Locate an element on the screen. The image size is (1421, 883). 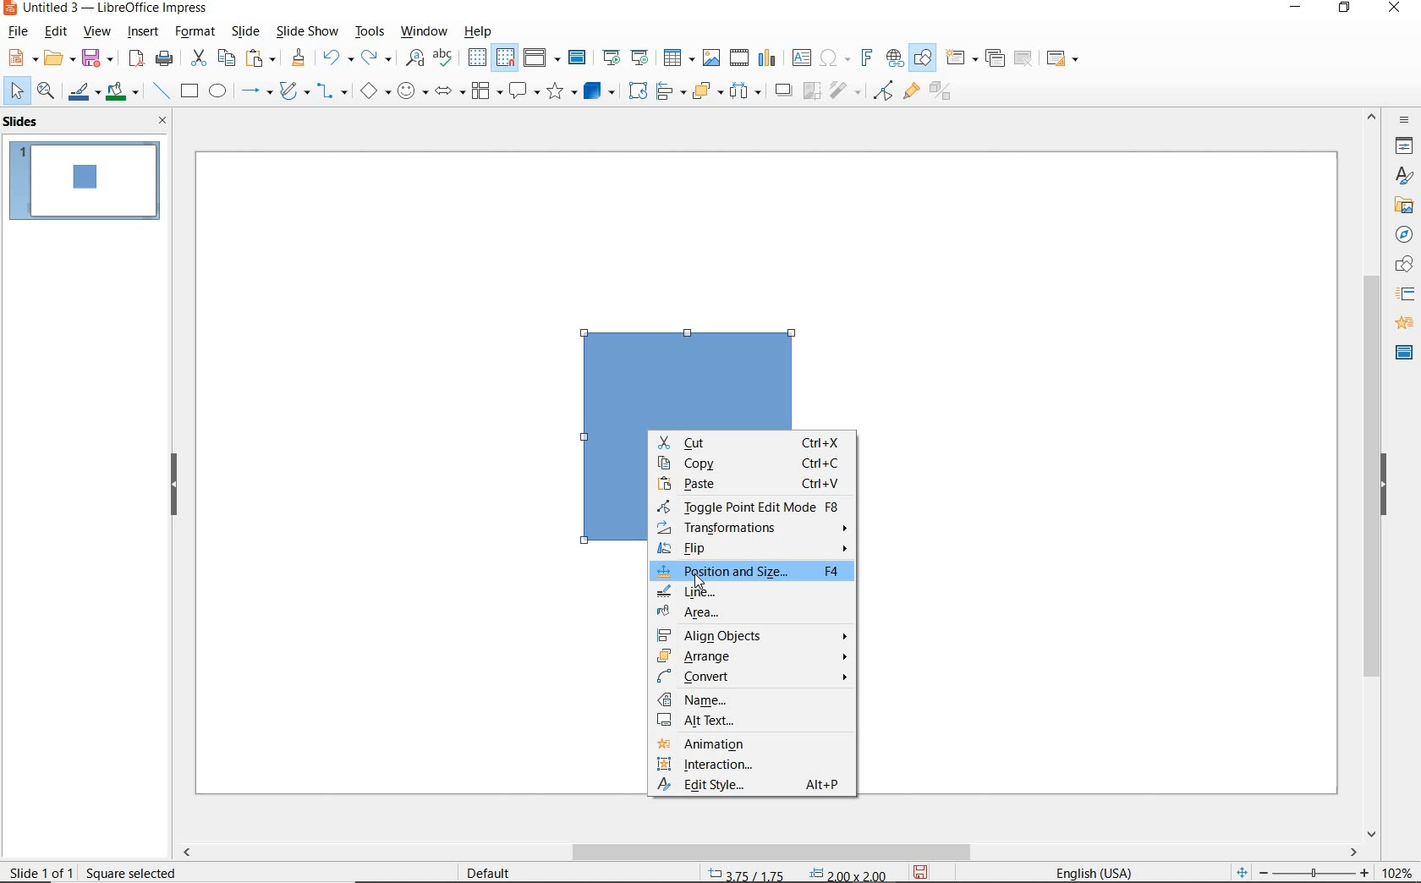
slide layout is located at coordinates (1062, 58).